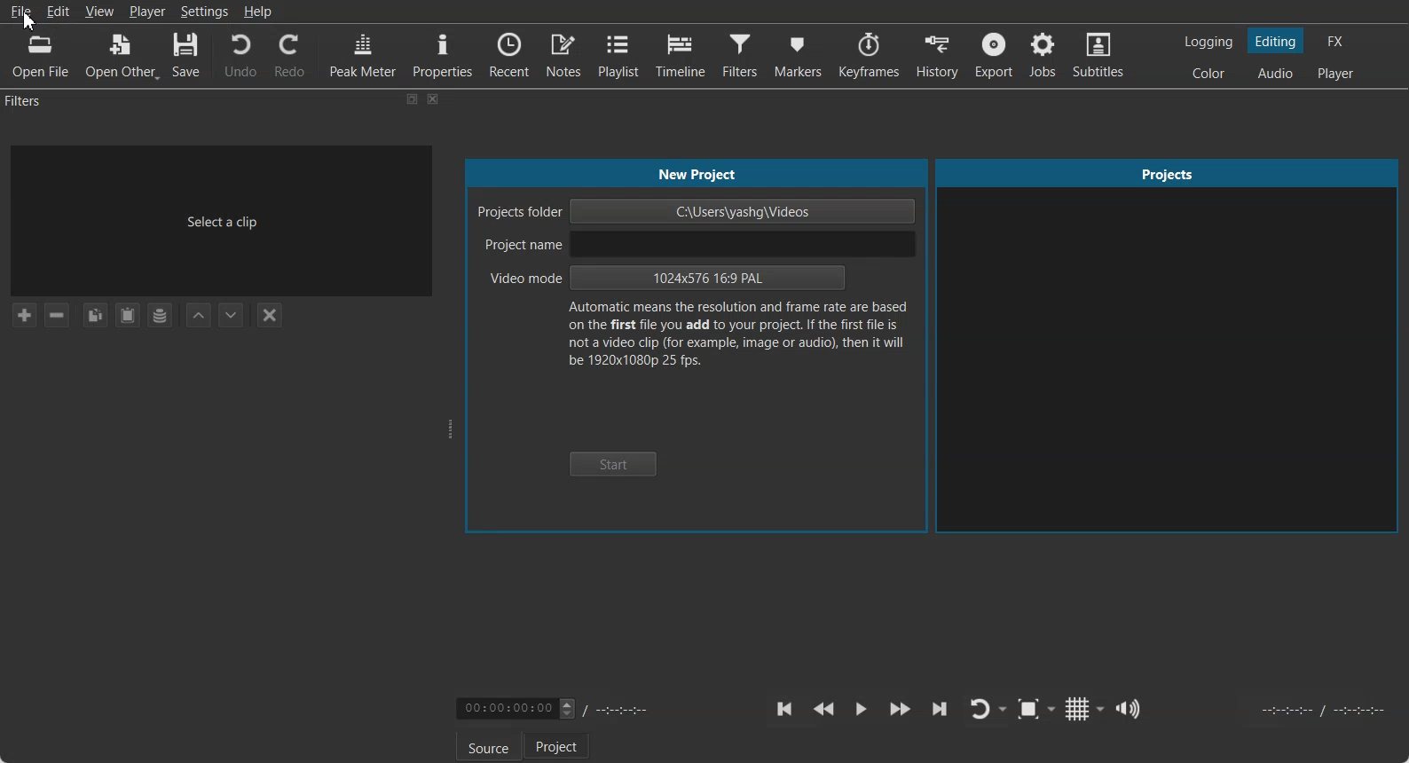 The image size is (1409, 763). What do you see at coordinates (564, 54) in the screenshot?
I see `Notes` at bounding box center [564, 54].